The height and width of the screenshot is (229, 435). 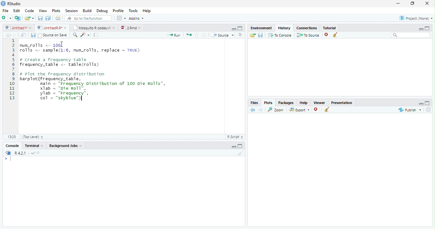 What do you see at coordinates (6, 18) in the screenshot?
I see `New File` at bounding box center [6, 18].